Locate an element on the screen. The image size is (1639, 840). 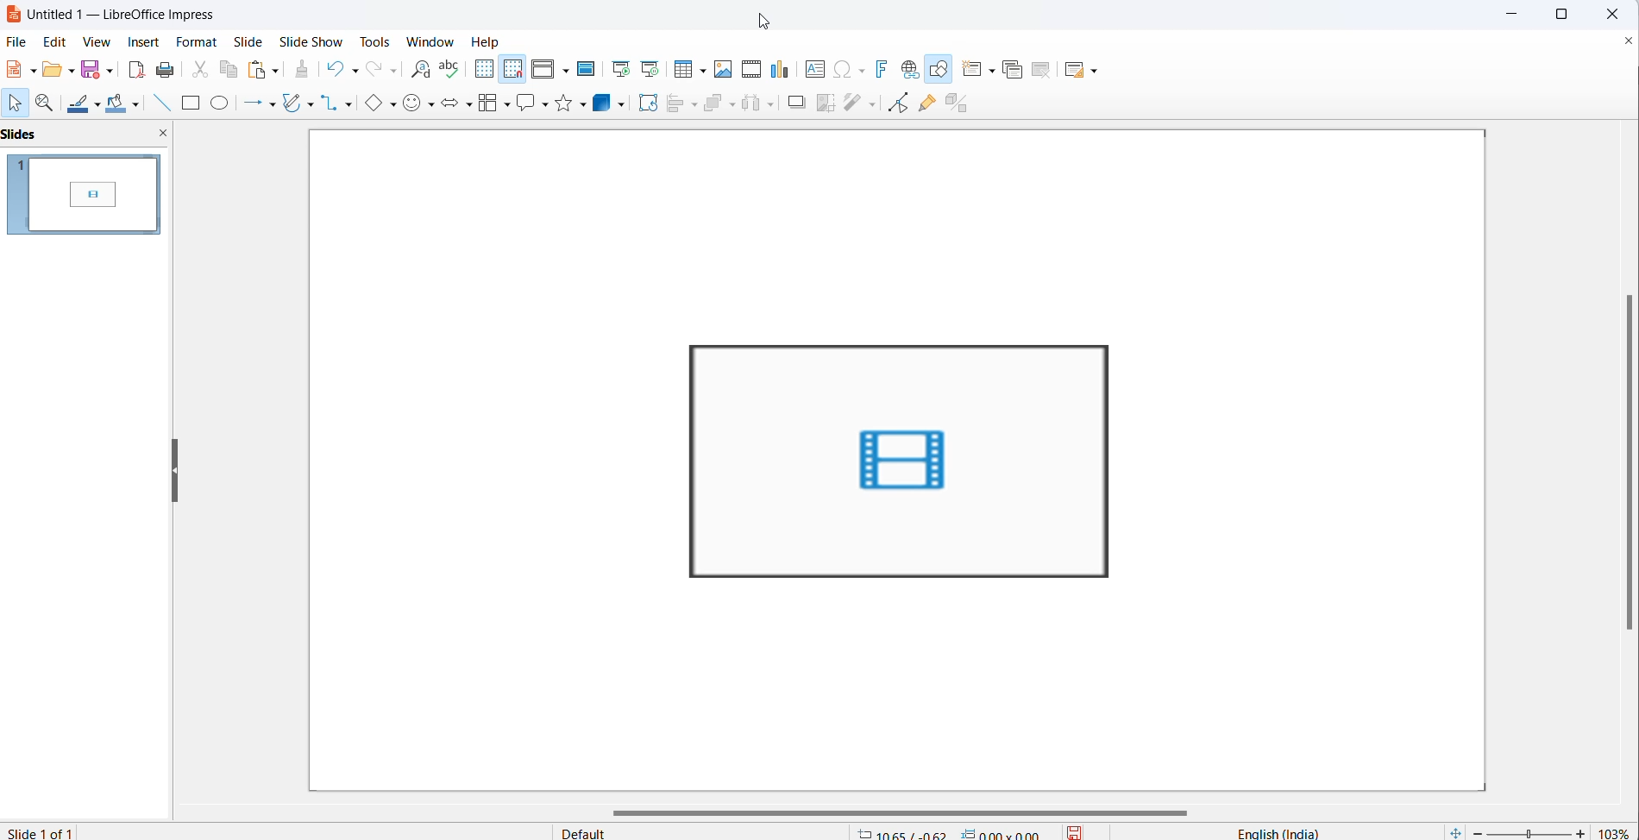
fit current slide to windows is located at coordinates (1454, 831).